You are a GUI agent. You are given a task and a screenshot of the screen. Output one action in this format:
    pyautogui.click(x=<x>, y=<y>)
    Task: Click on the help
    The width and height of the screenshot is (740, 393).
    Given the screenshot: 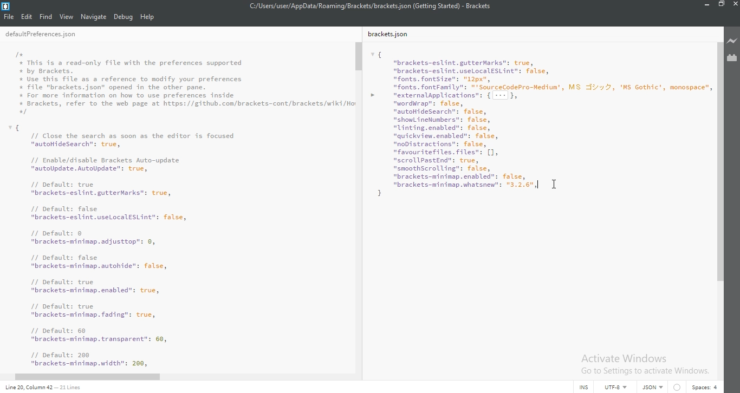 What is the action you would take?
    pyautogui.click(x=147, y=17)
    